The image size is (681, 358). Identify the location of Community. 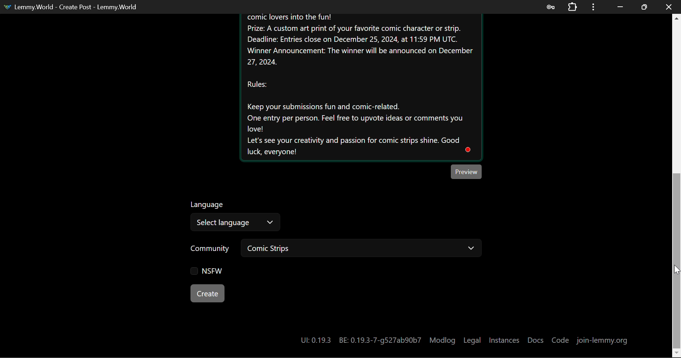
(210, 249).